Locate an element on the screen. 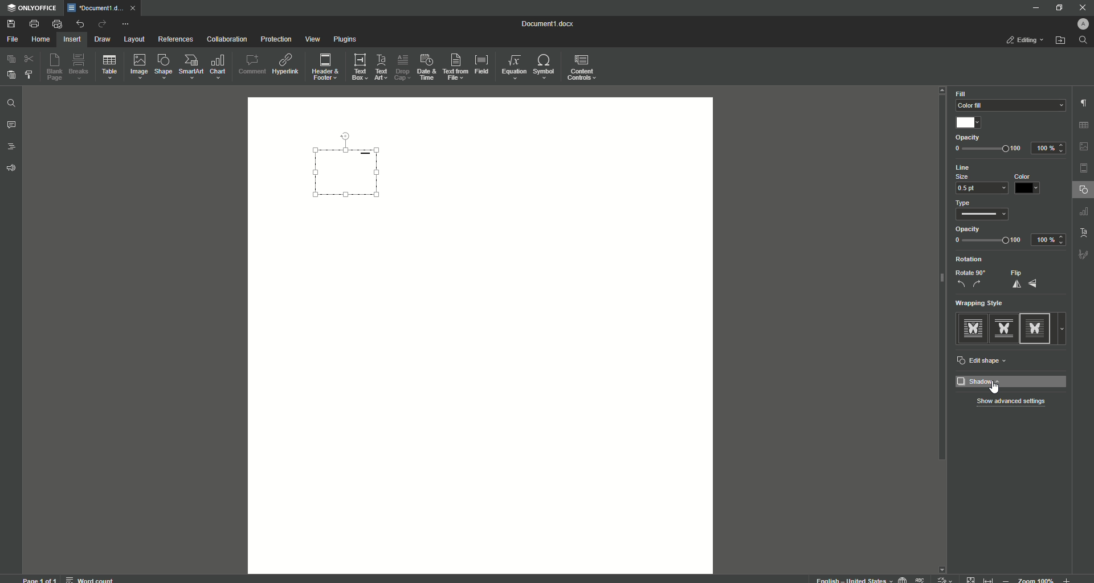  Open From File is located at coordinates (1061, 40).